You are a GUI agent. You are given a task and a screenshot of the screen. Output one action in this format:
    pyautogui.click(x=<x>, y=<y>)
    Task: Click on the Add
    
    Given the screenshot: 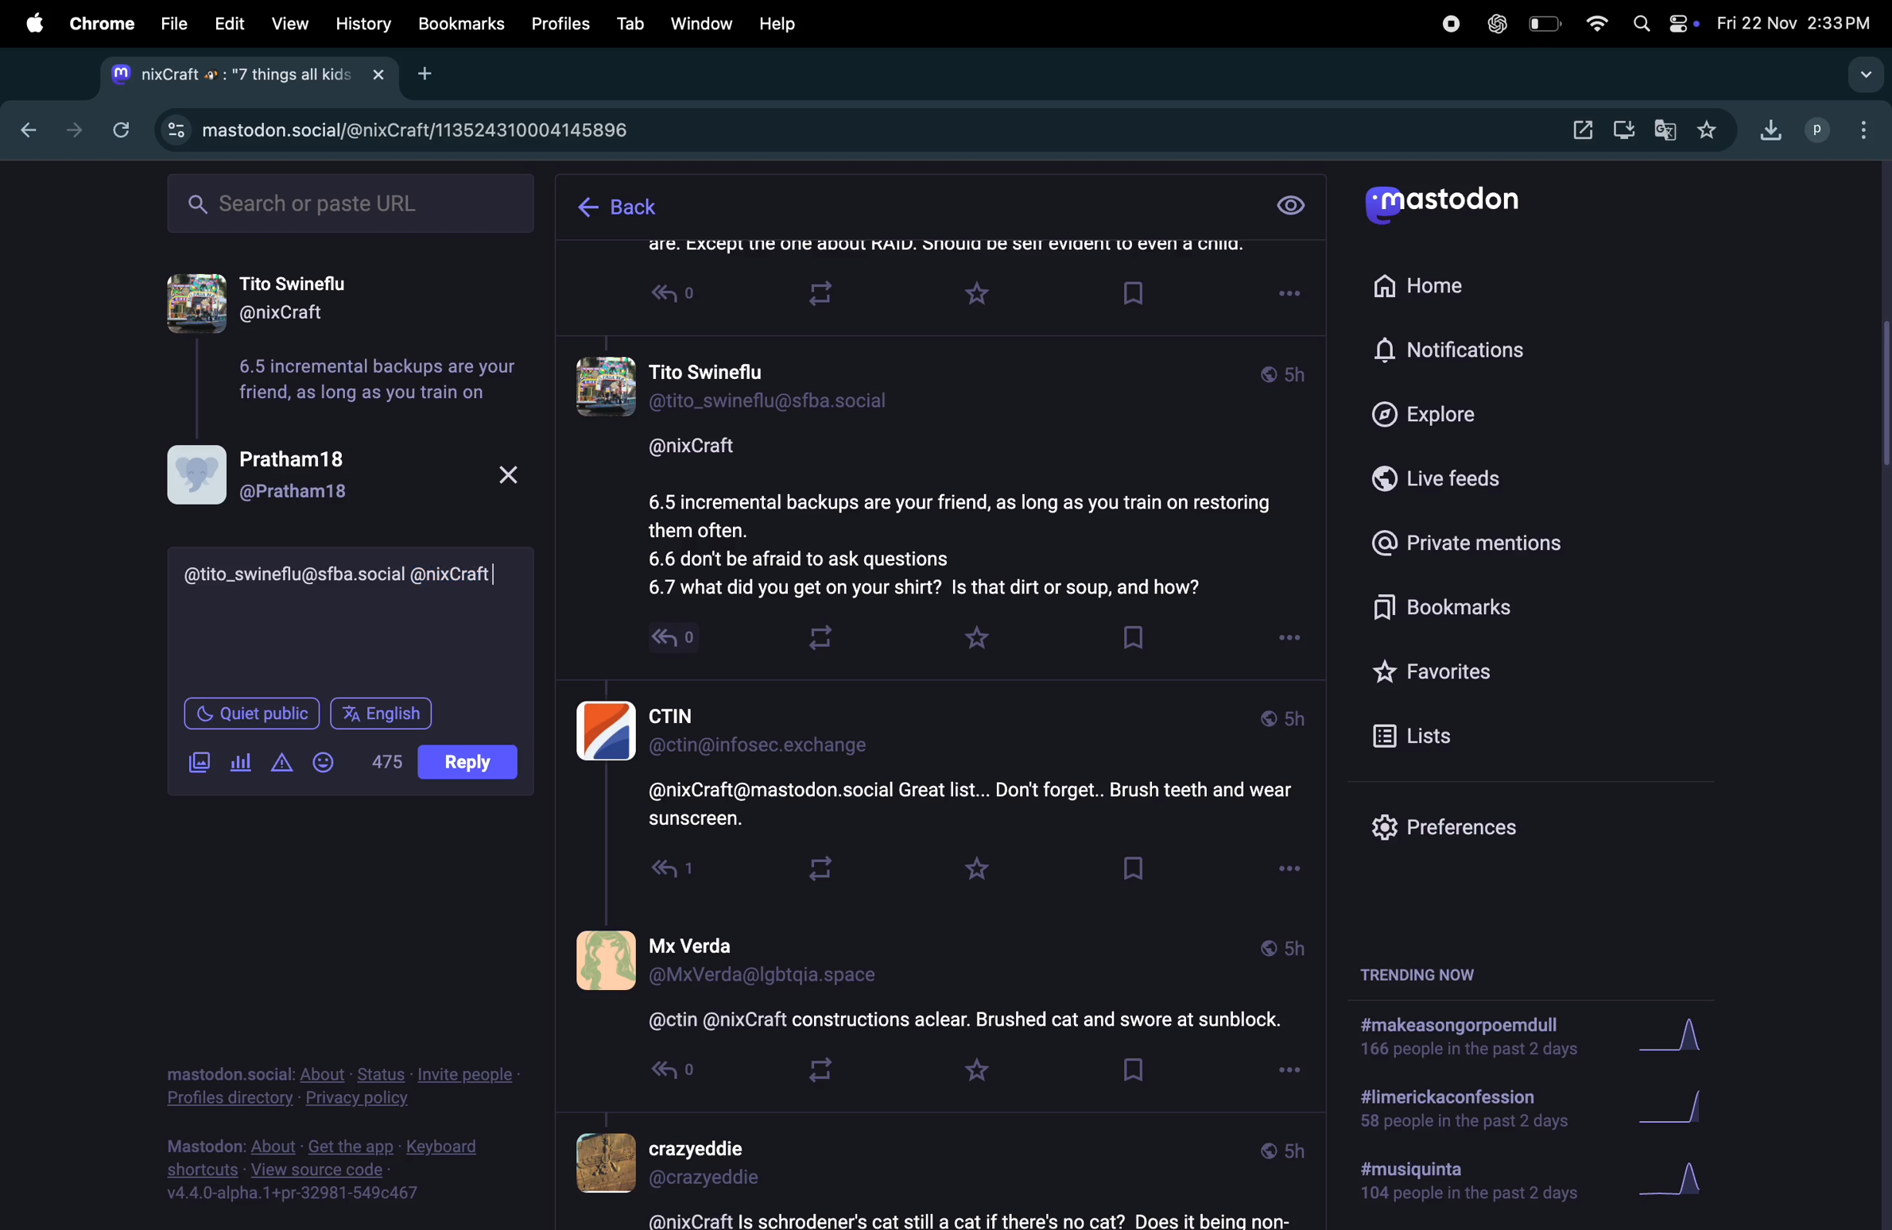 What is the action you would take?
    pyautogui.click(x=431, y=76)
    